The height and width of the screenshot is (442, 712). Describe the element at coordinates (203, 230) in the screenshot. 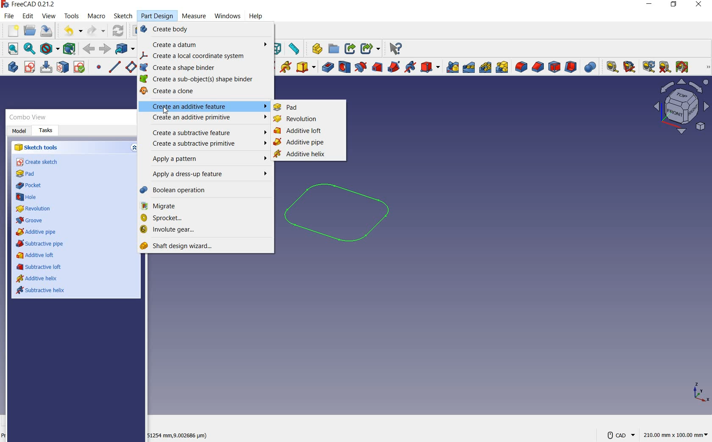

I see `involute gear` at that location.